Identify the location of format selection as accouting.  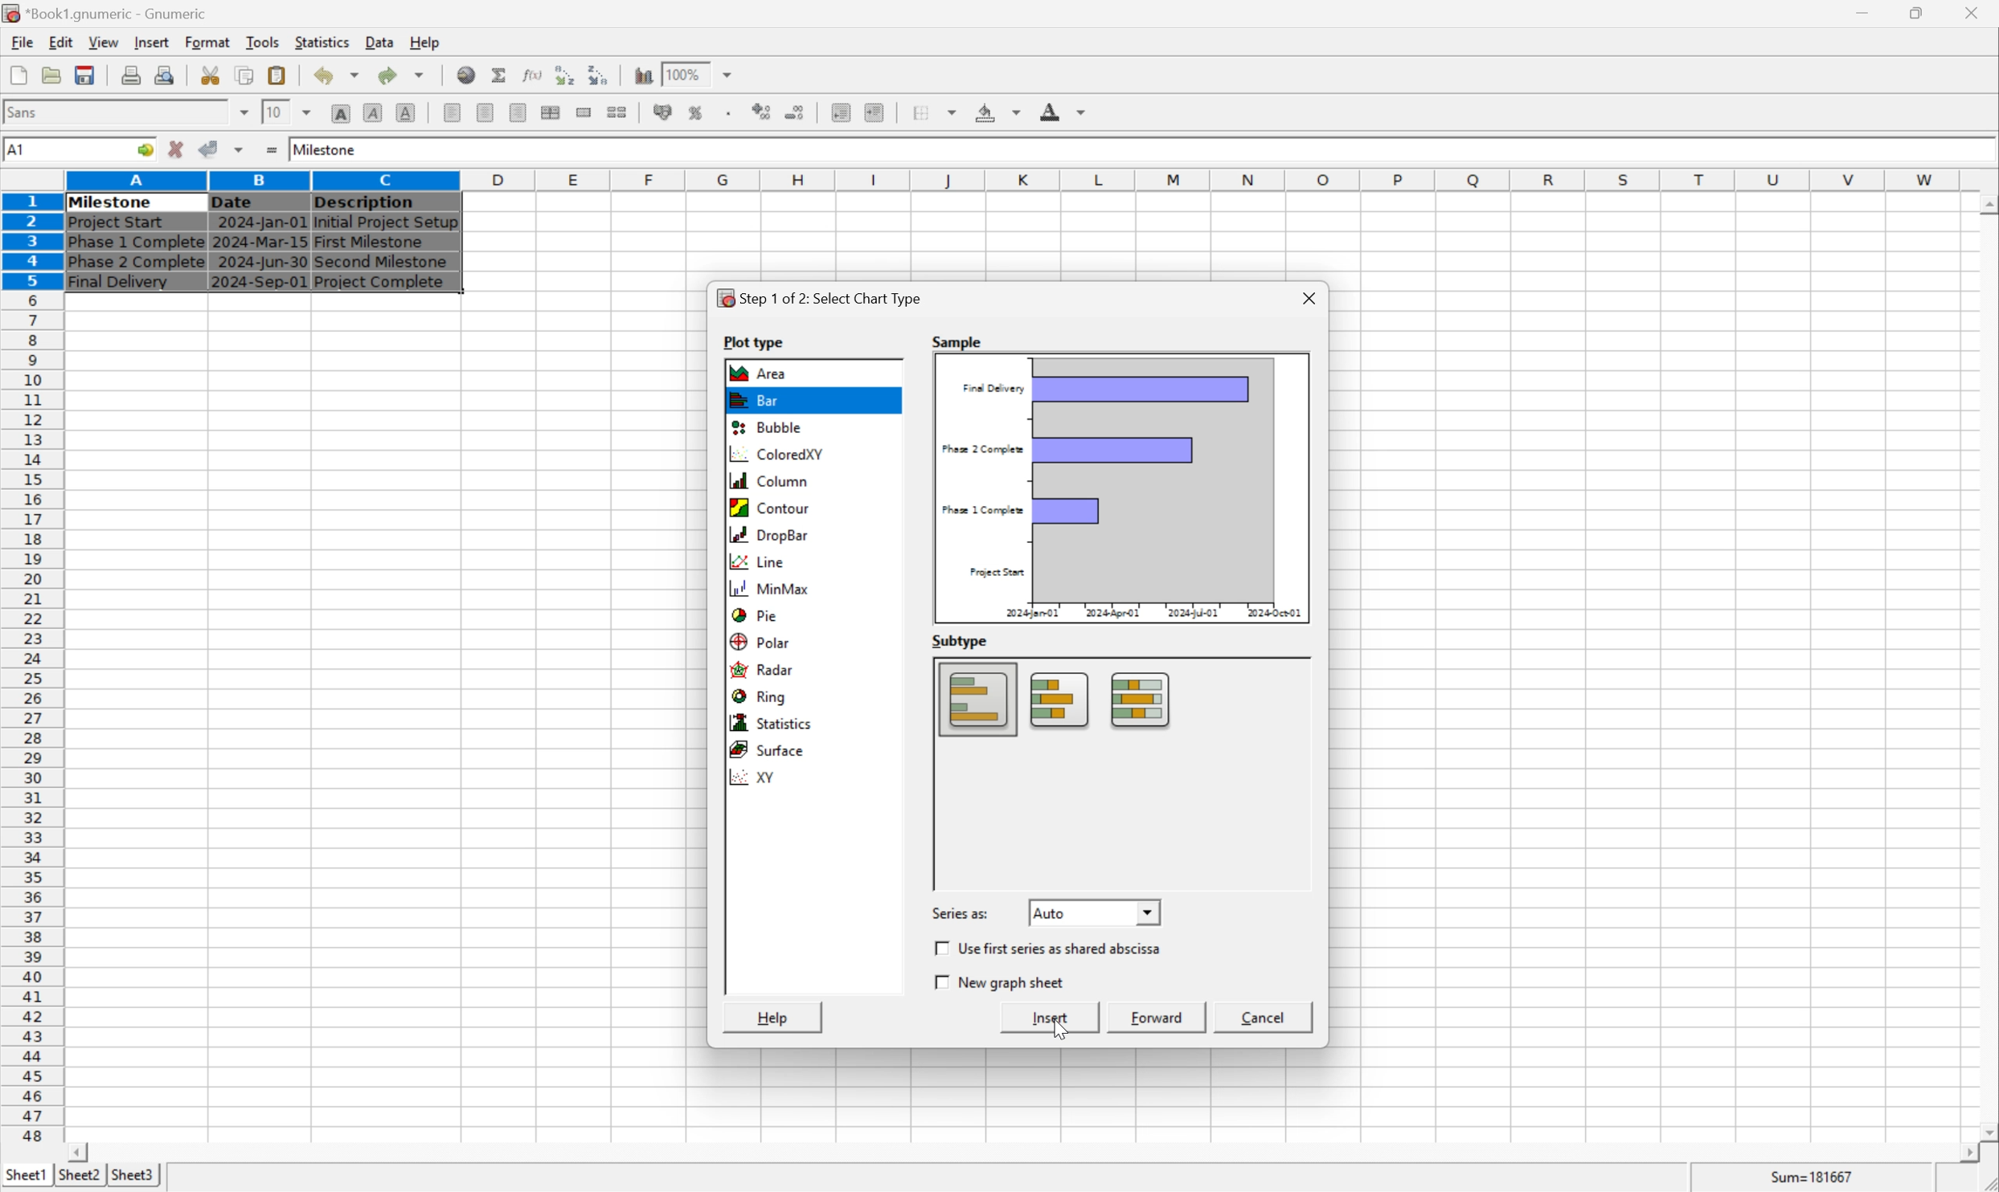
(665, 112).